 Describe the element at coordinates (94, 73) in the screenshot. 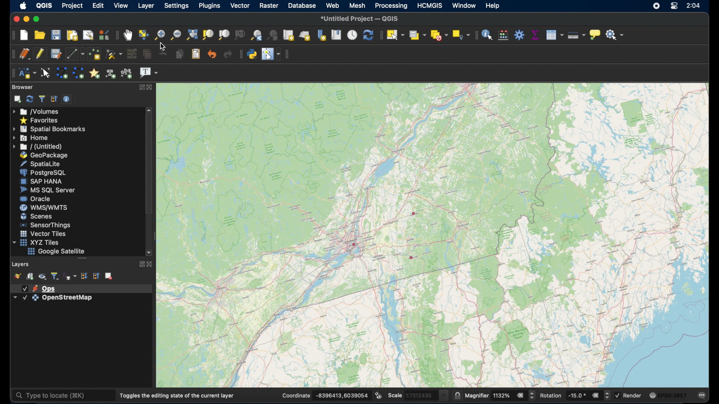

I see `create marker annotation` at that location.